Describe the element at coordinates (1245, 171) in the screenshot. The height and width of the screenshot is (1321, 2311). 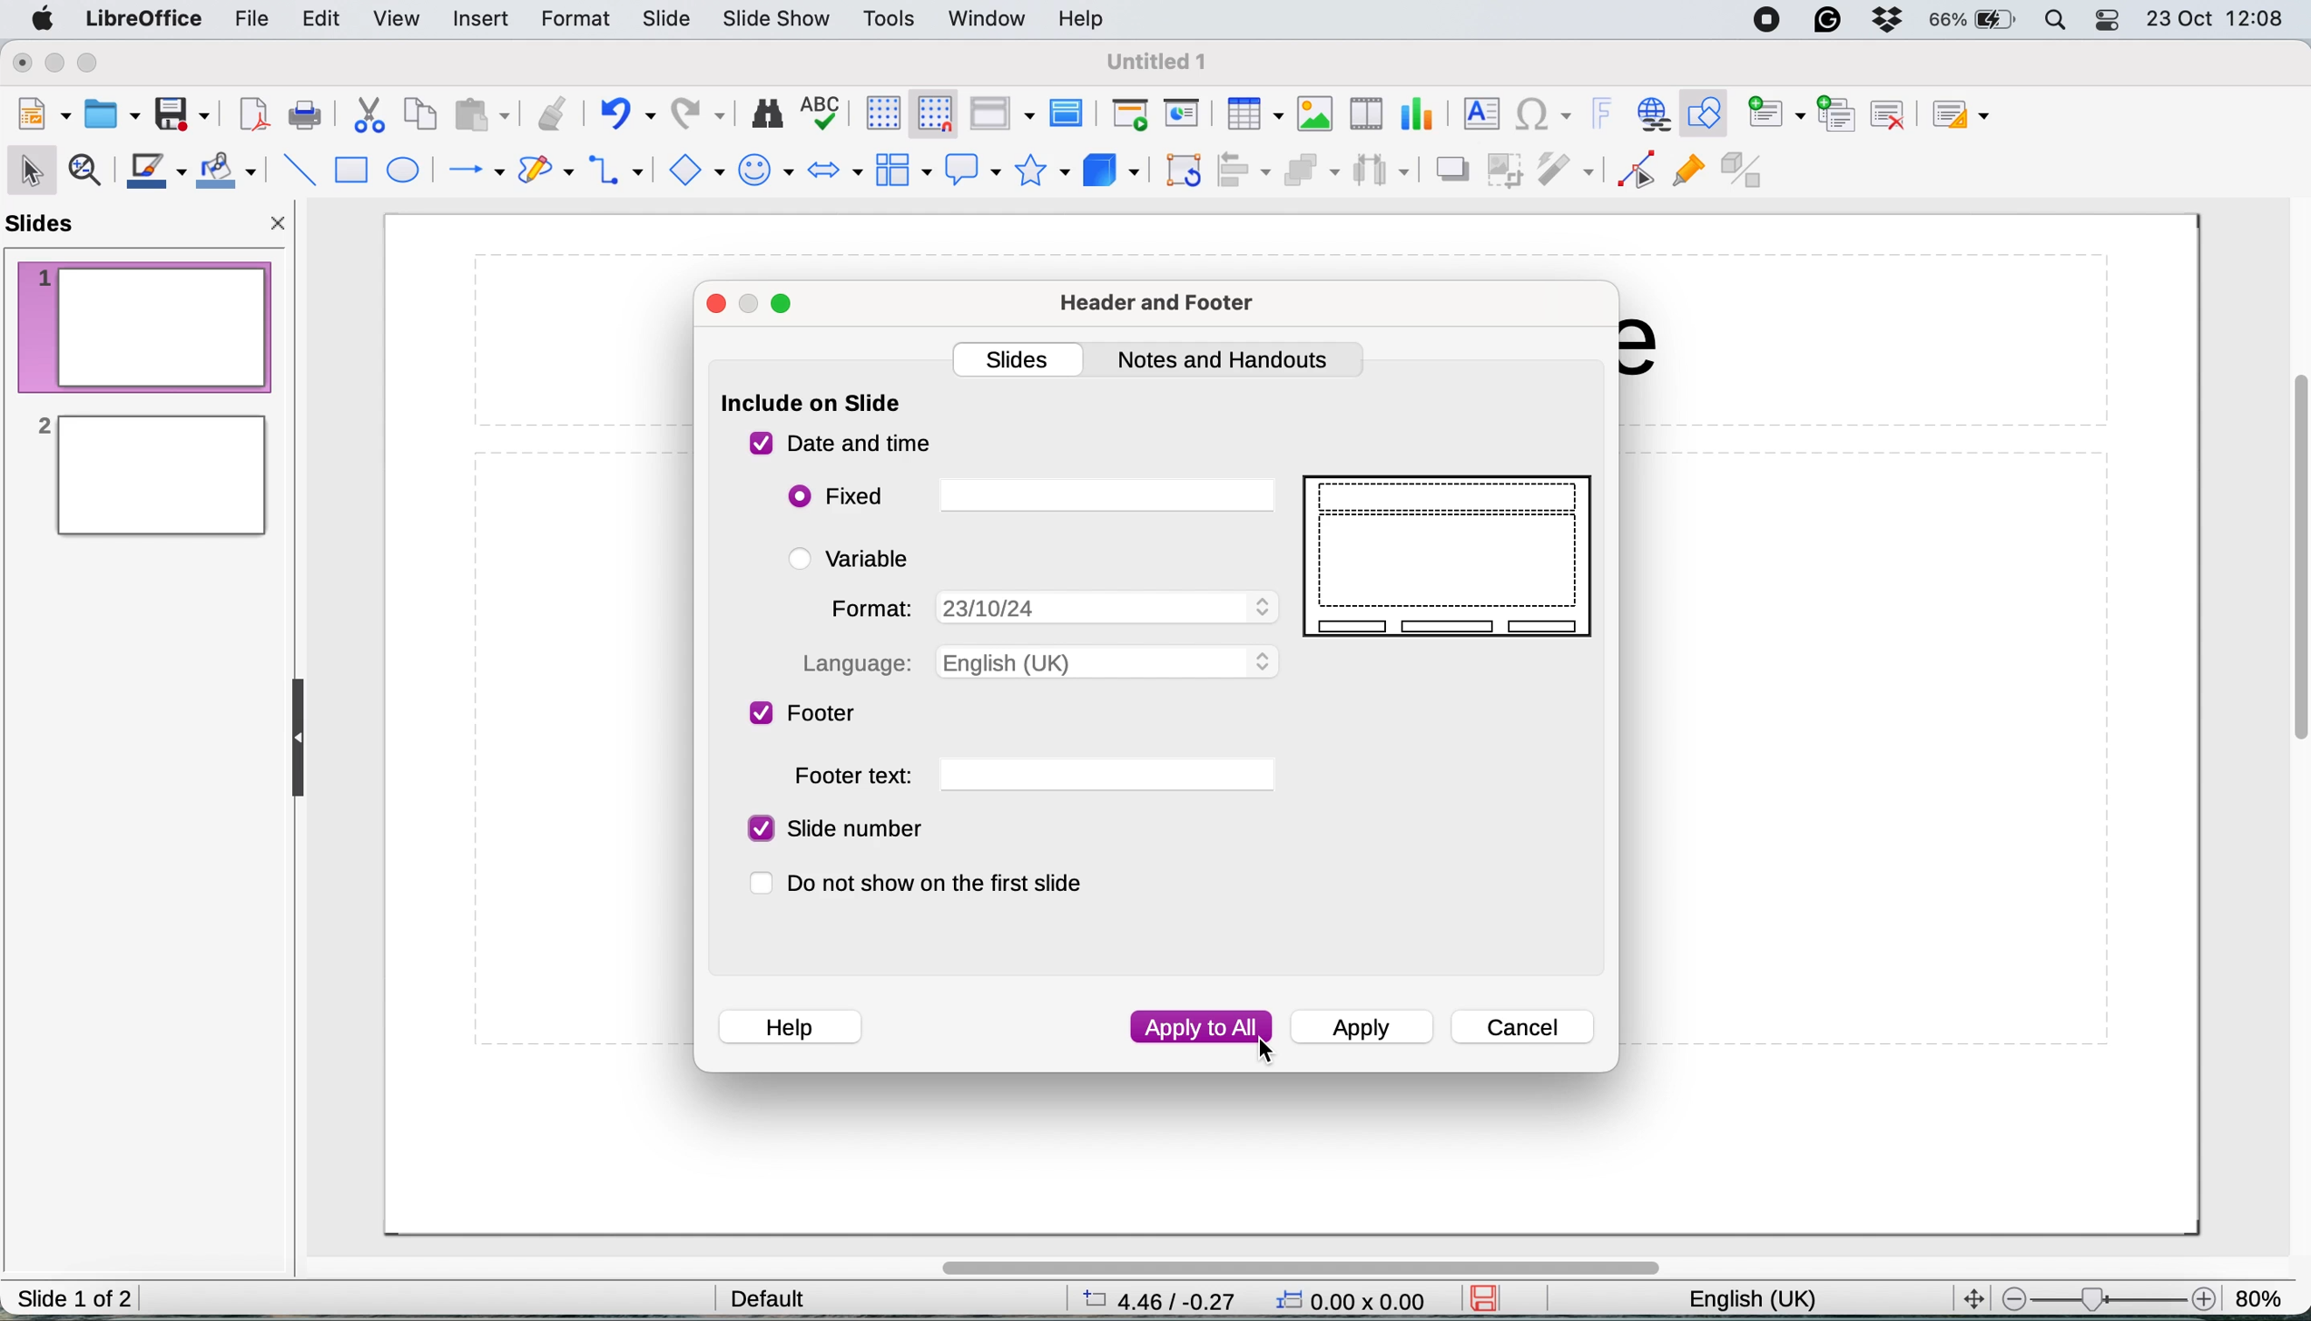
I see `align objects` at that location.